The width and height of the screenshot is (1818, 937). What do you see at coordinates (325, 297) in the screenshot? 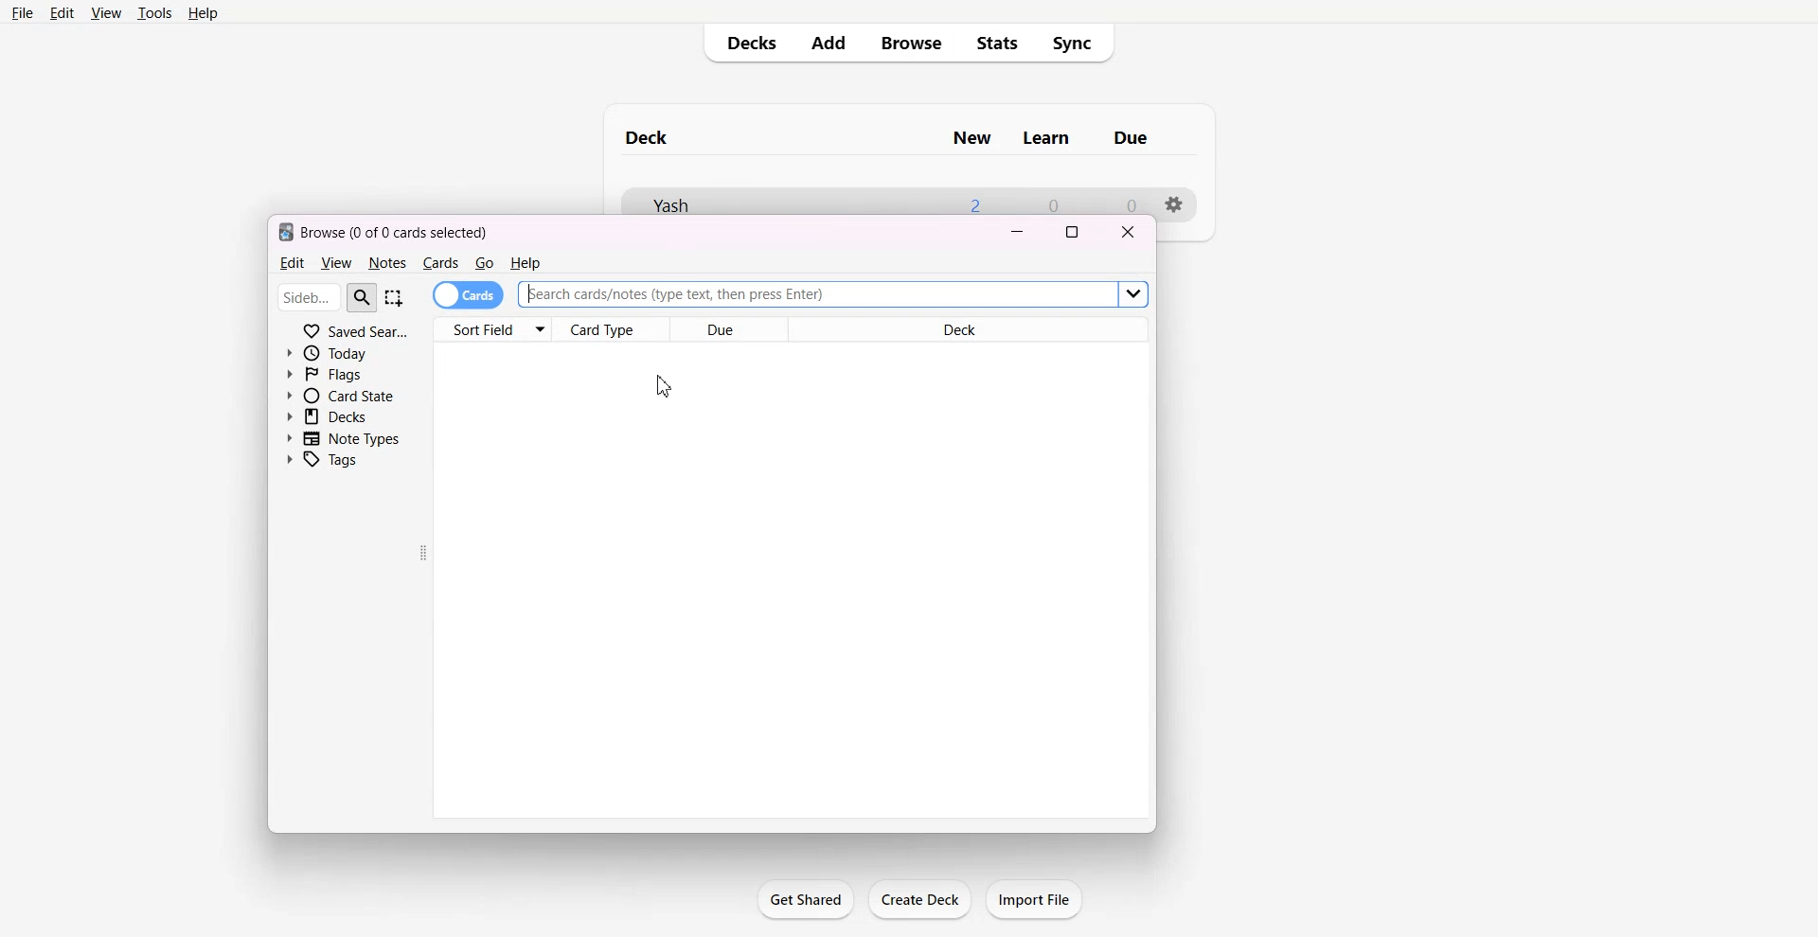
I see `Search bar` at bounding box center [325, 297].